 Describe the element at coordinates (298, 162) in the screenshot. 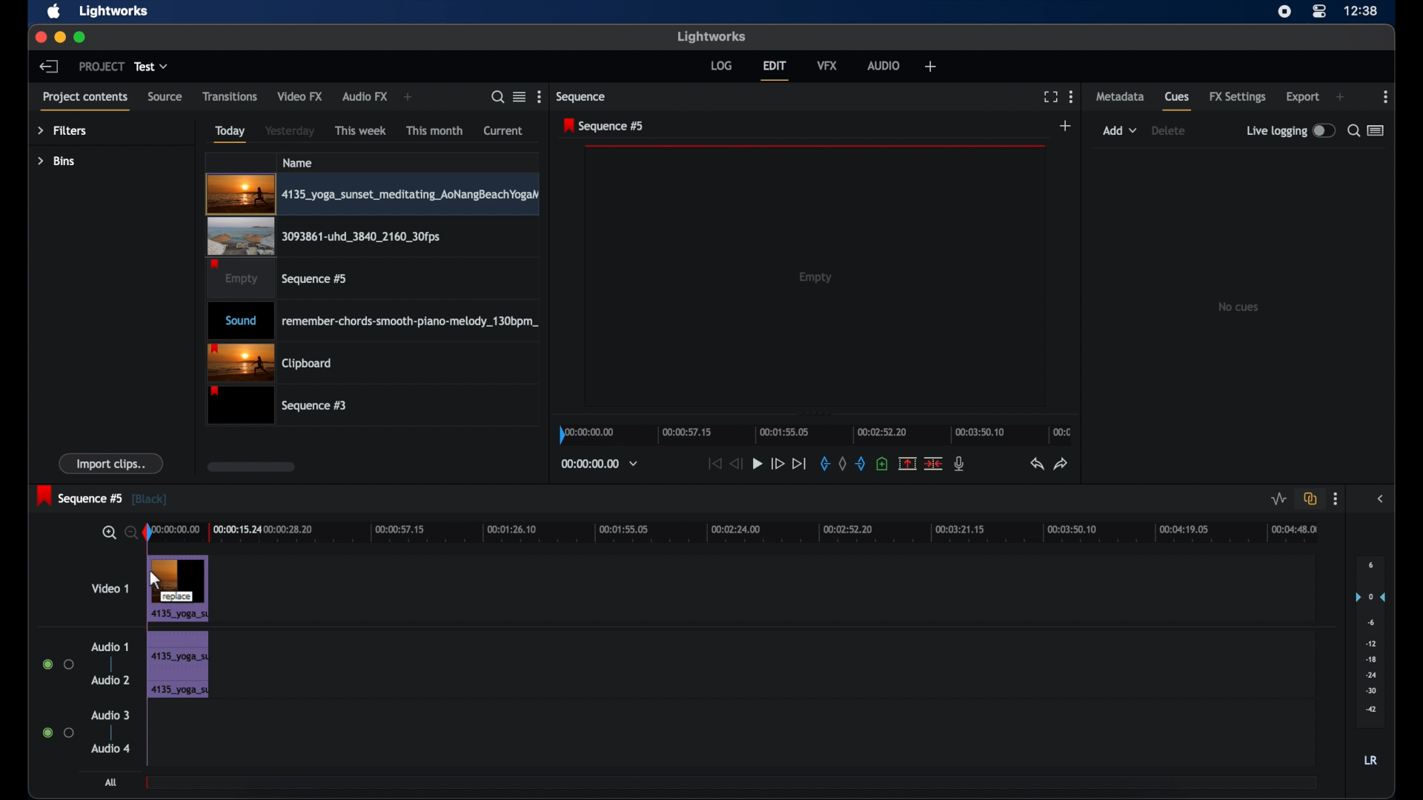

I see `name` at that location.